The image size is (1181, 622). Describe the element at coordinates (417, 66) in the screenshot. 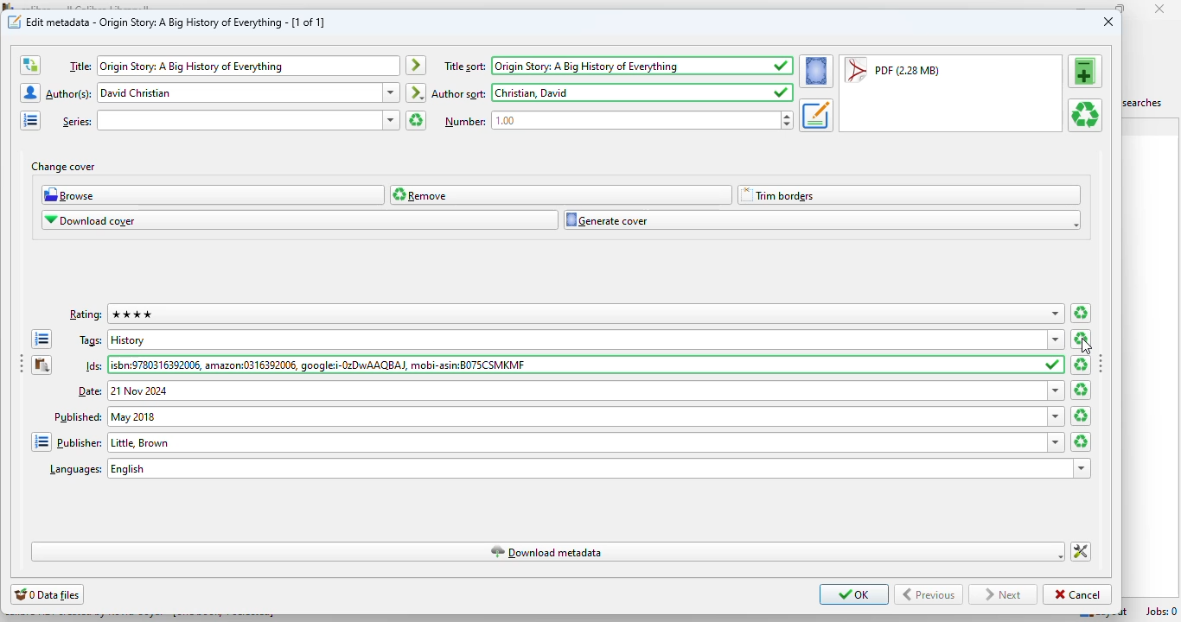

I see `automatically create the title sort entry based on the current title entry` at that location.